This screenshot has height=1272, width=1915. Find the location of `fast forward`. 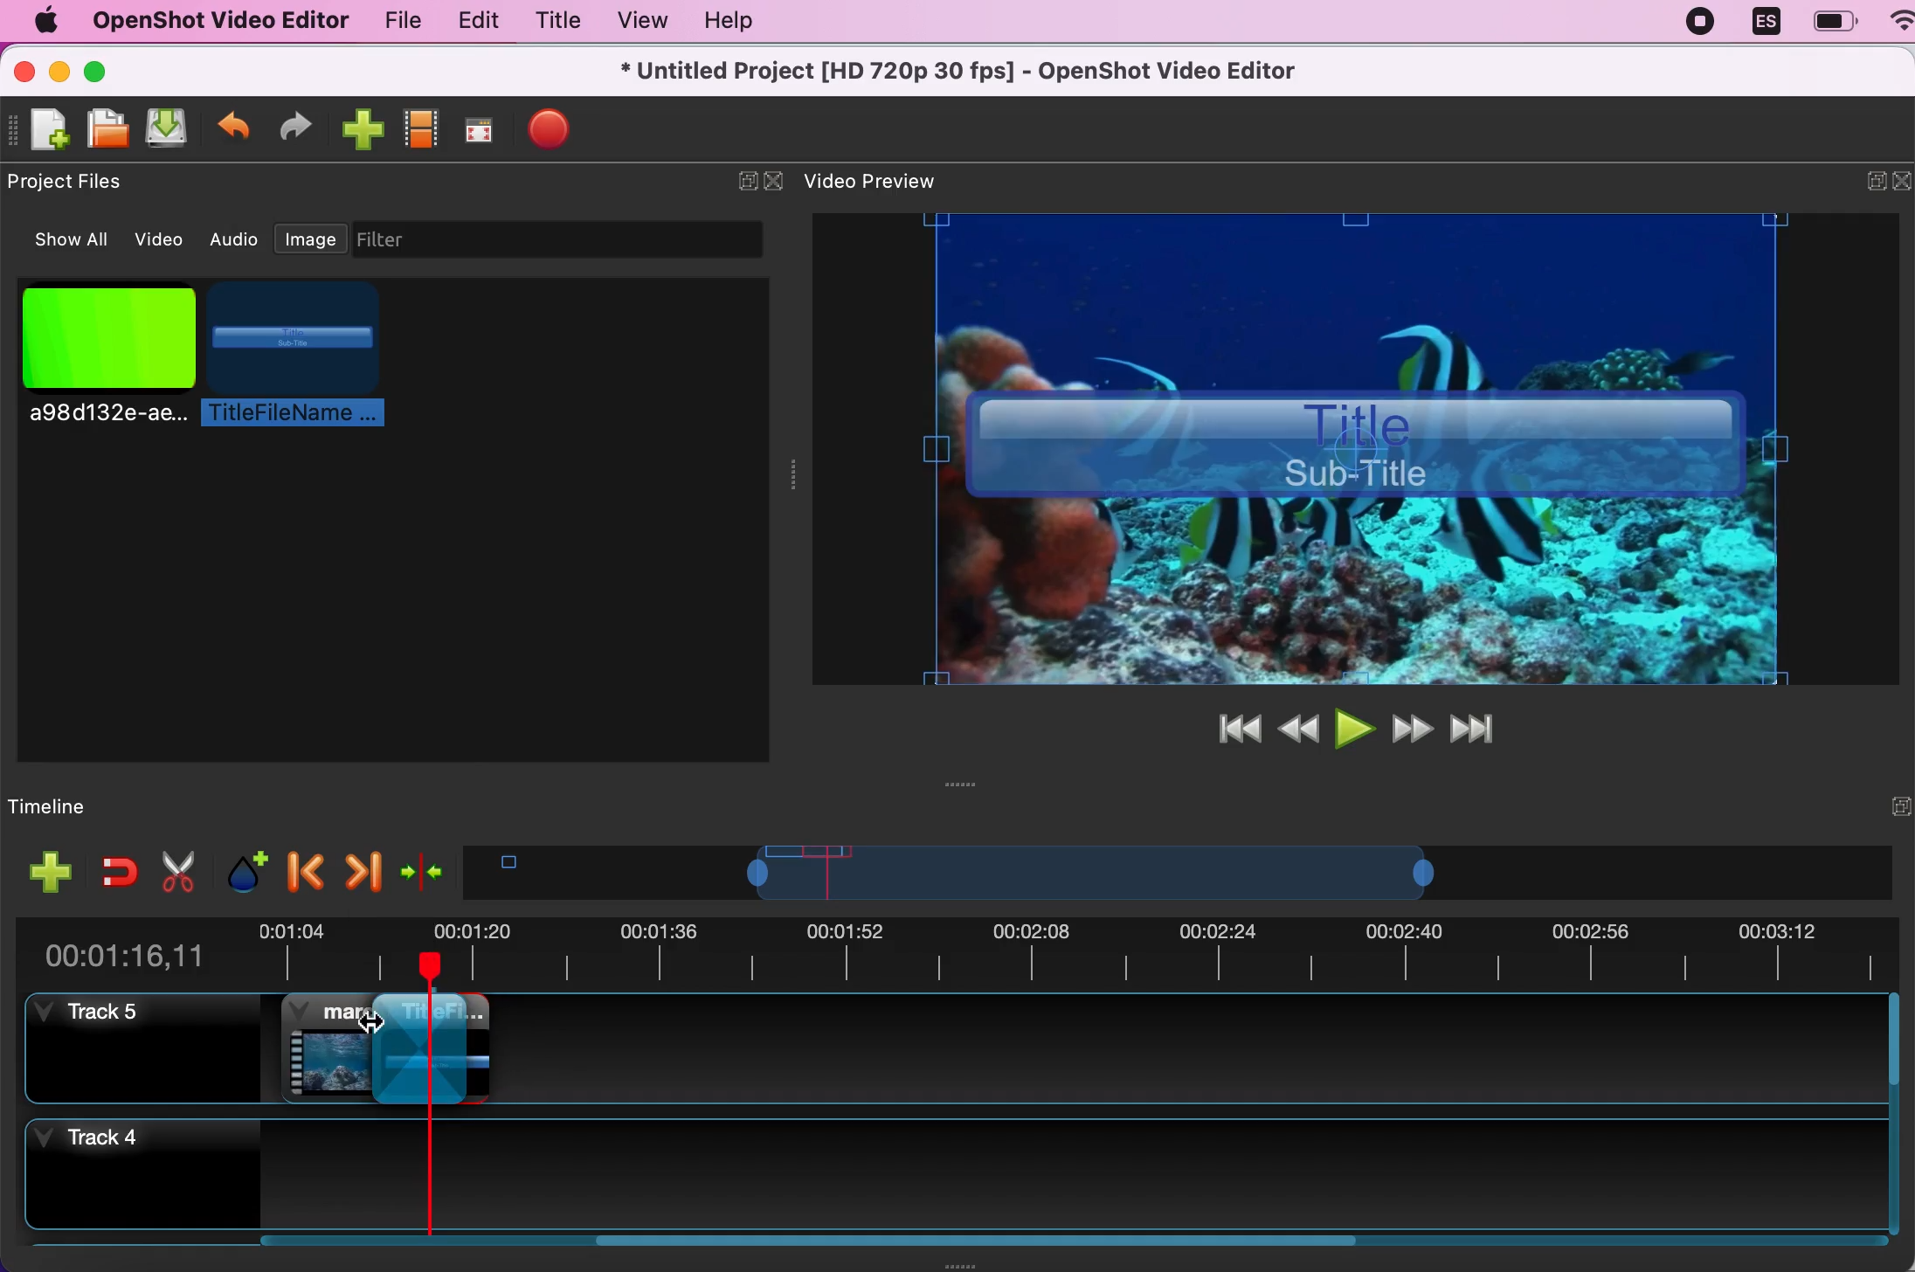

fast forward is located at coordinates (1413, 728).